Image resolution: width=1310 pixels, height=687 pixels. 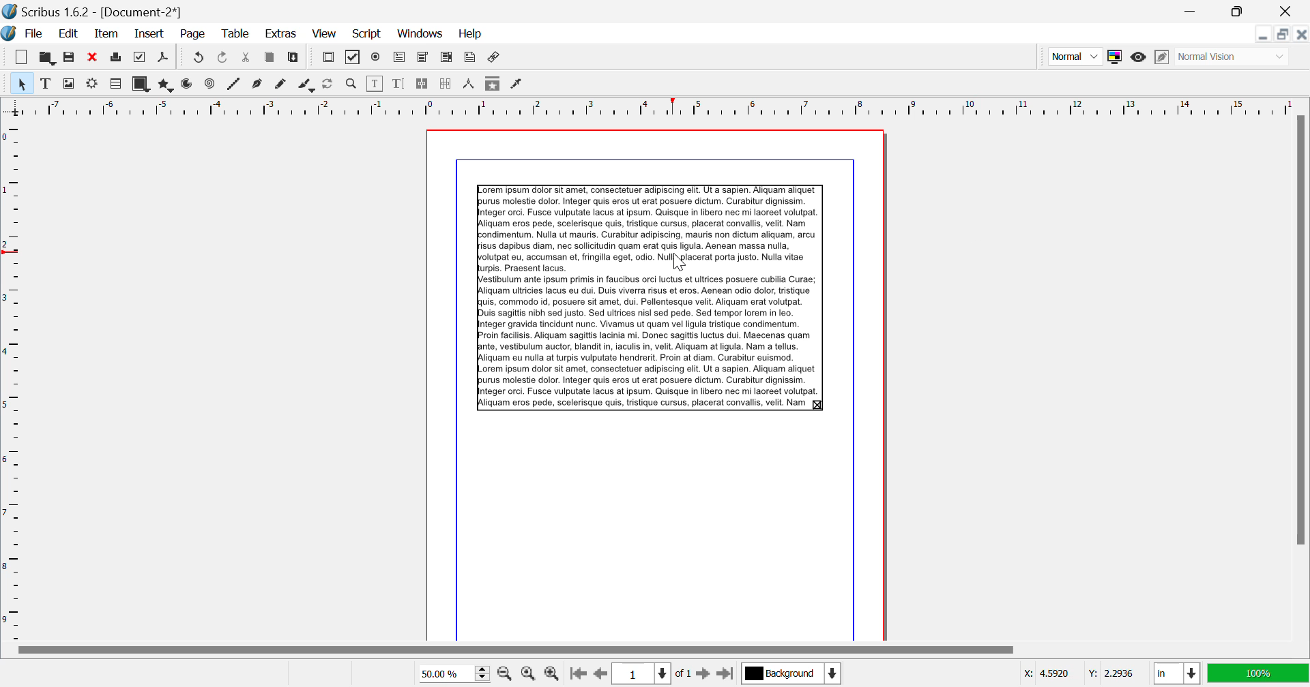 I want to click on Spiral, so click(x=209, y=85).